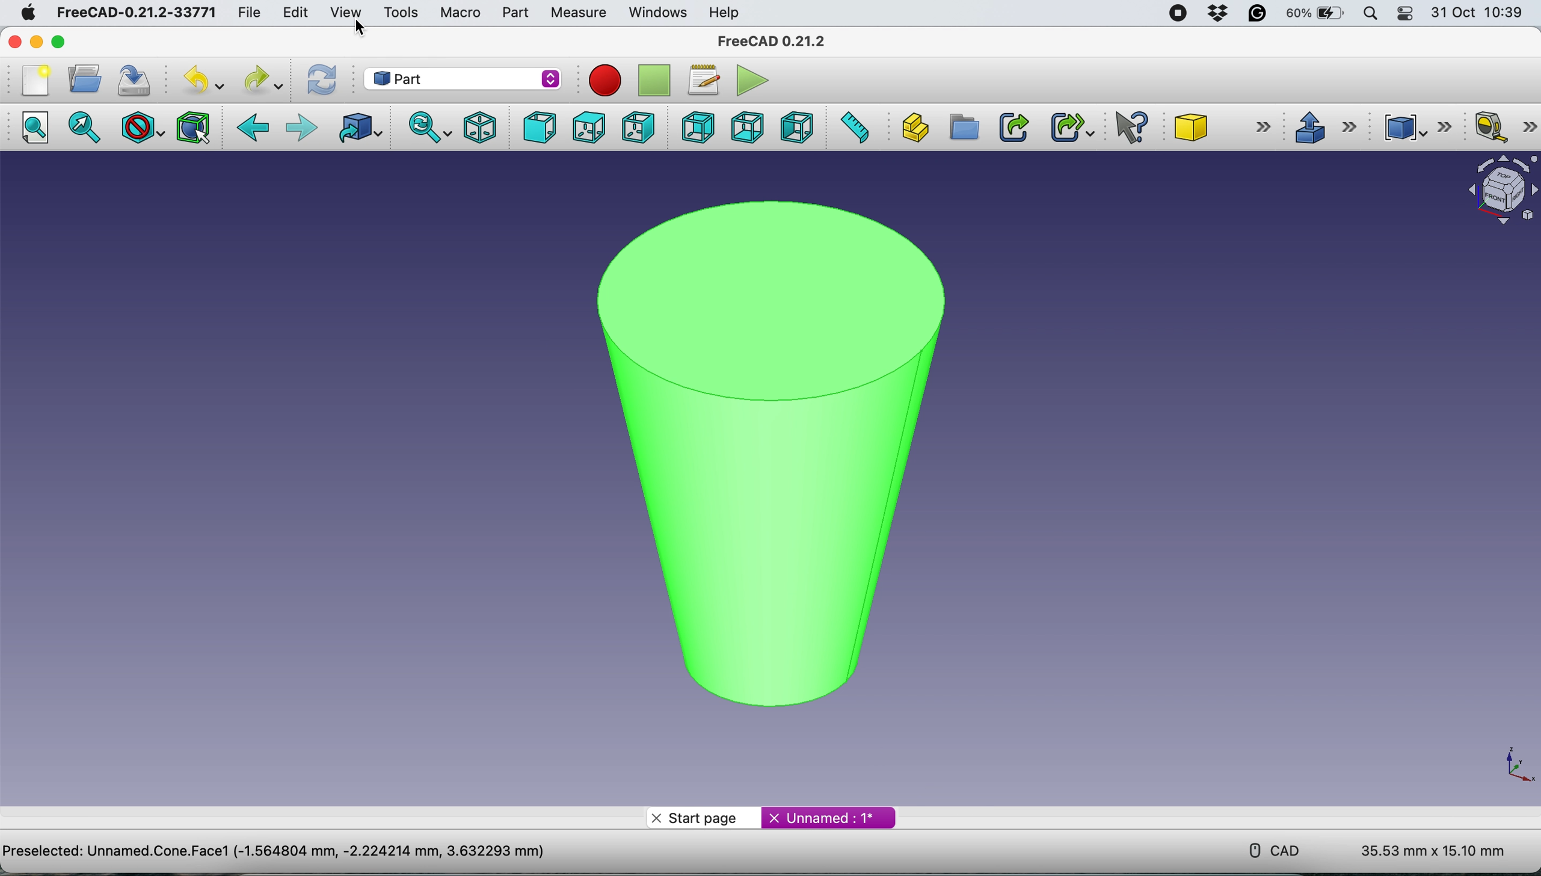  I want to click on measure distance, so click(855, 128).